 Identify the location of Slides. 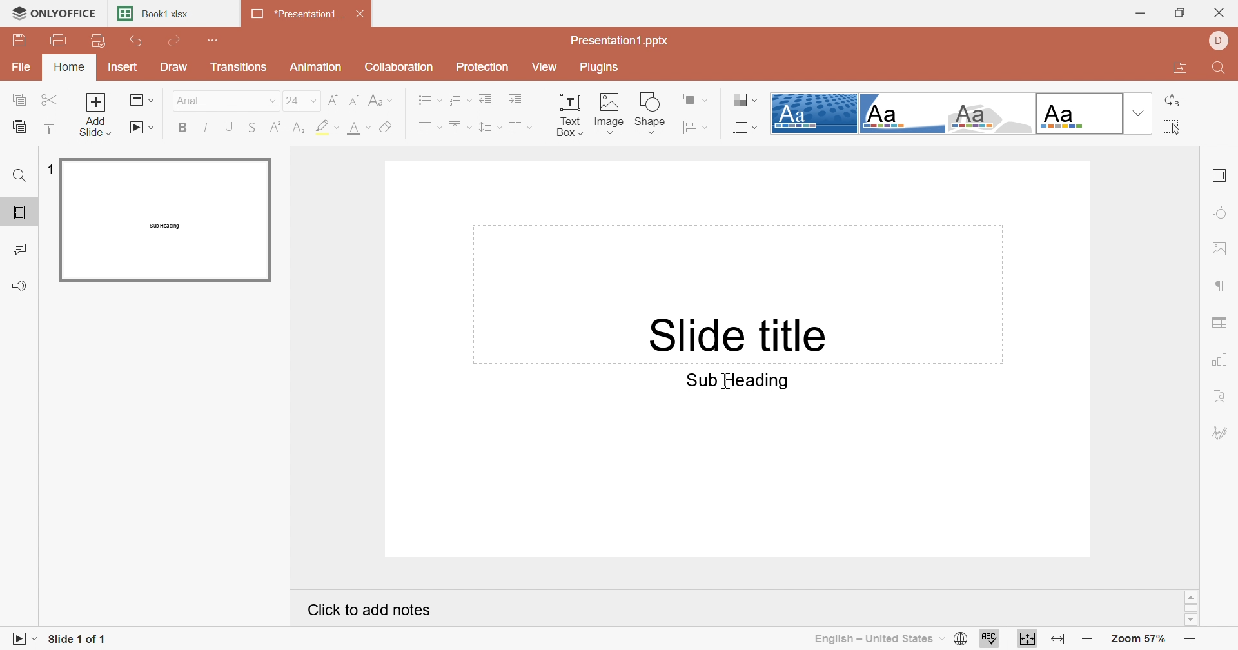
(19, 213).